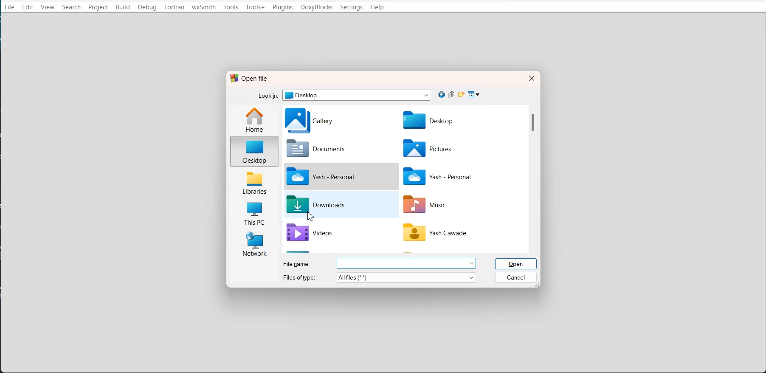 This screenshot has width=766, height=373. What do you see at coordinates (256, 7) in the screenshot?
I see `Tools+` at bounding box center [256, 7].